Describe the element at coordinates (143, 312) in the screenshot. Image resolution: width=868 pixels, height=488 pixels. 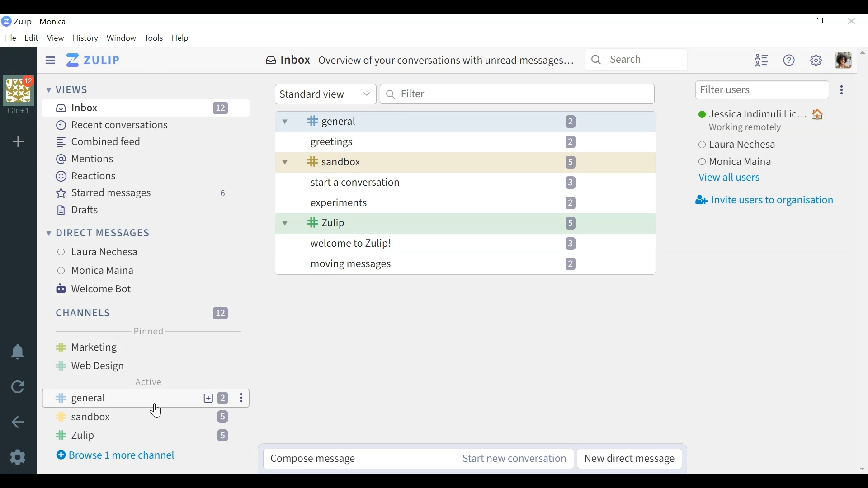
I see `Channels 12` at that location.